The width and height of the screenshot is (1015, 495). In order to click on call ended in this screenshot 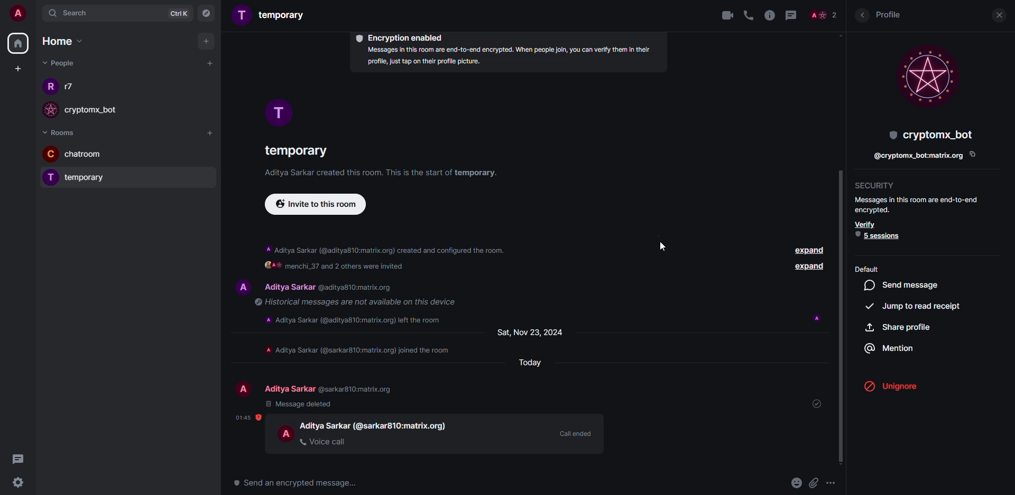, I will do `click(575, 433)`.